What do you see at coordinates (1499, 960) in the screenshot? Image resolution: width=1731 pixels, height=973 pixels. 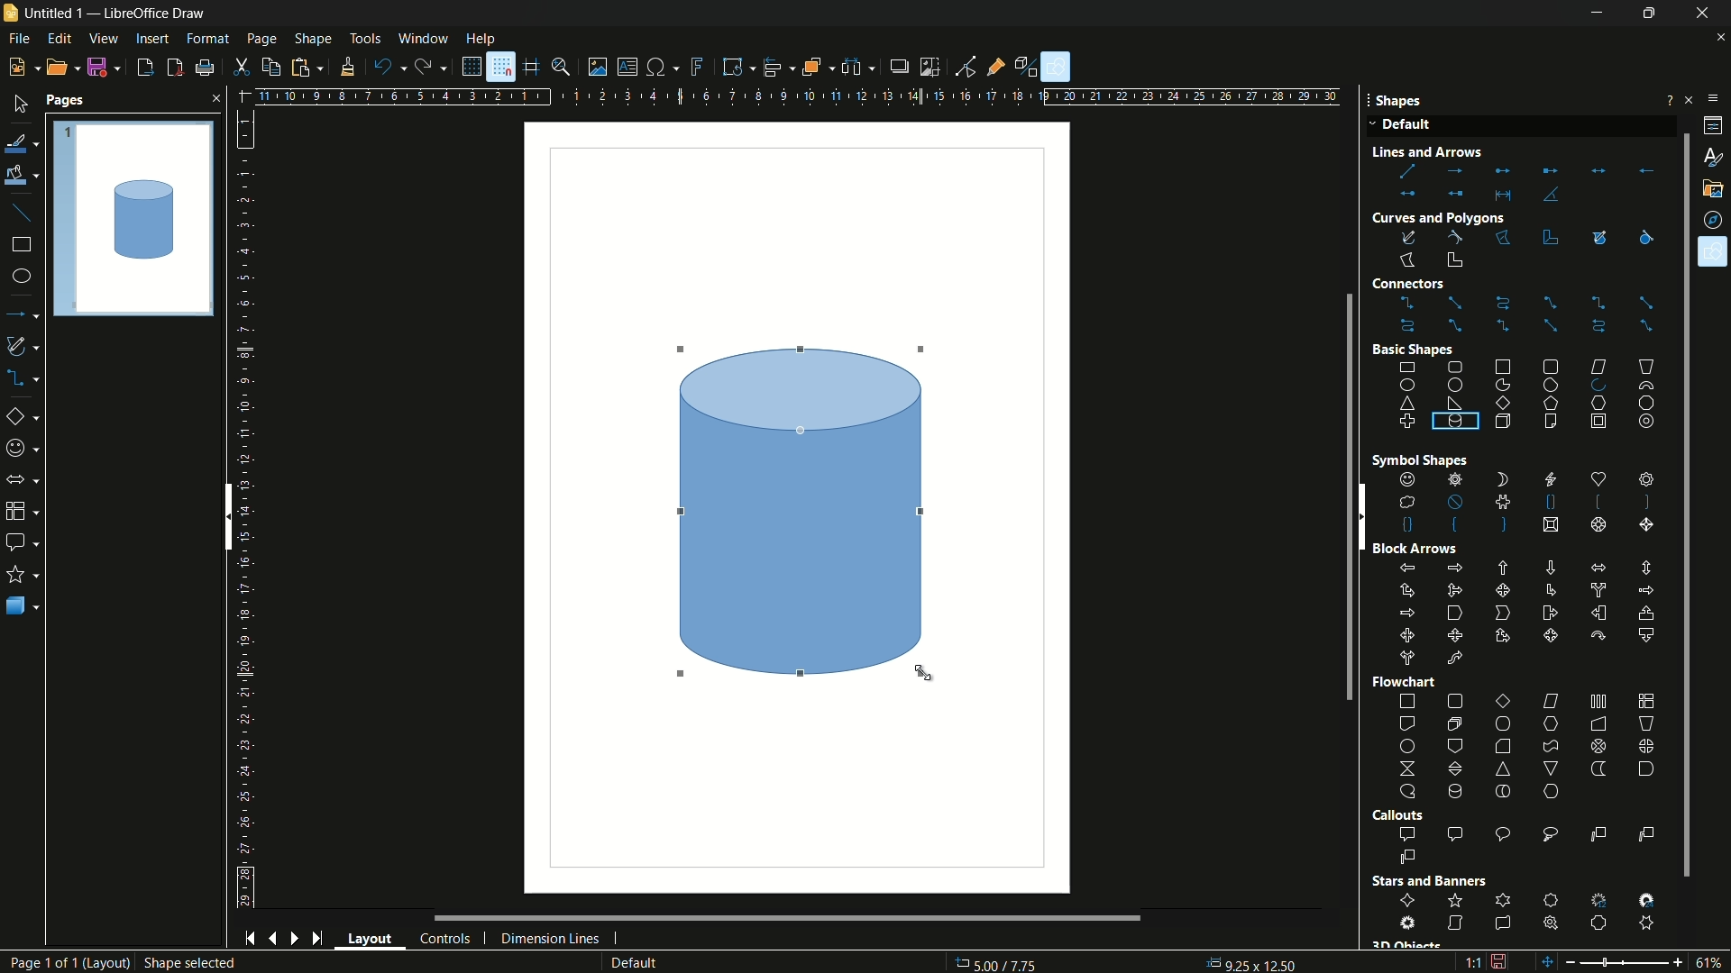 I see `document modification` at bounding box center [1499, 960].